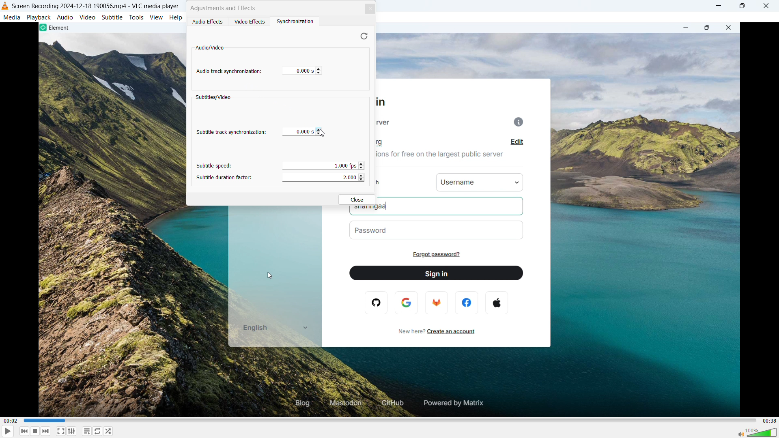 Image resolution: width=779 pixels, height=438 pixels. Describe the element at coordinates (717, 5) in the screenshot. I see `minimize` at that location.